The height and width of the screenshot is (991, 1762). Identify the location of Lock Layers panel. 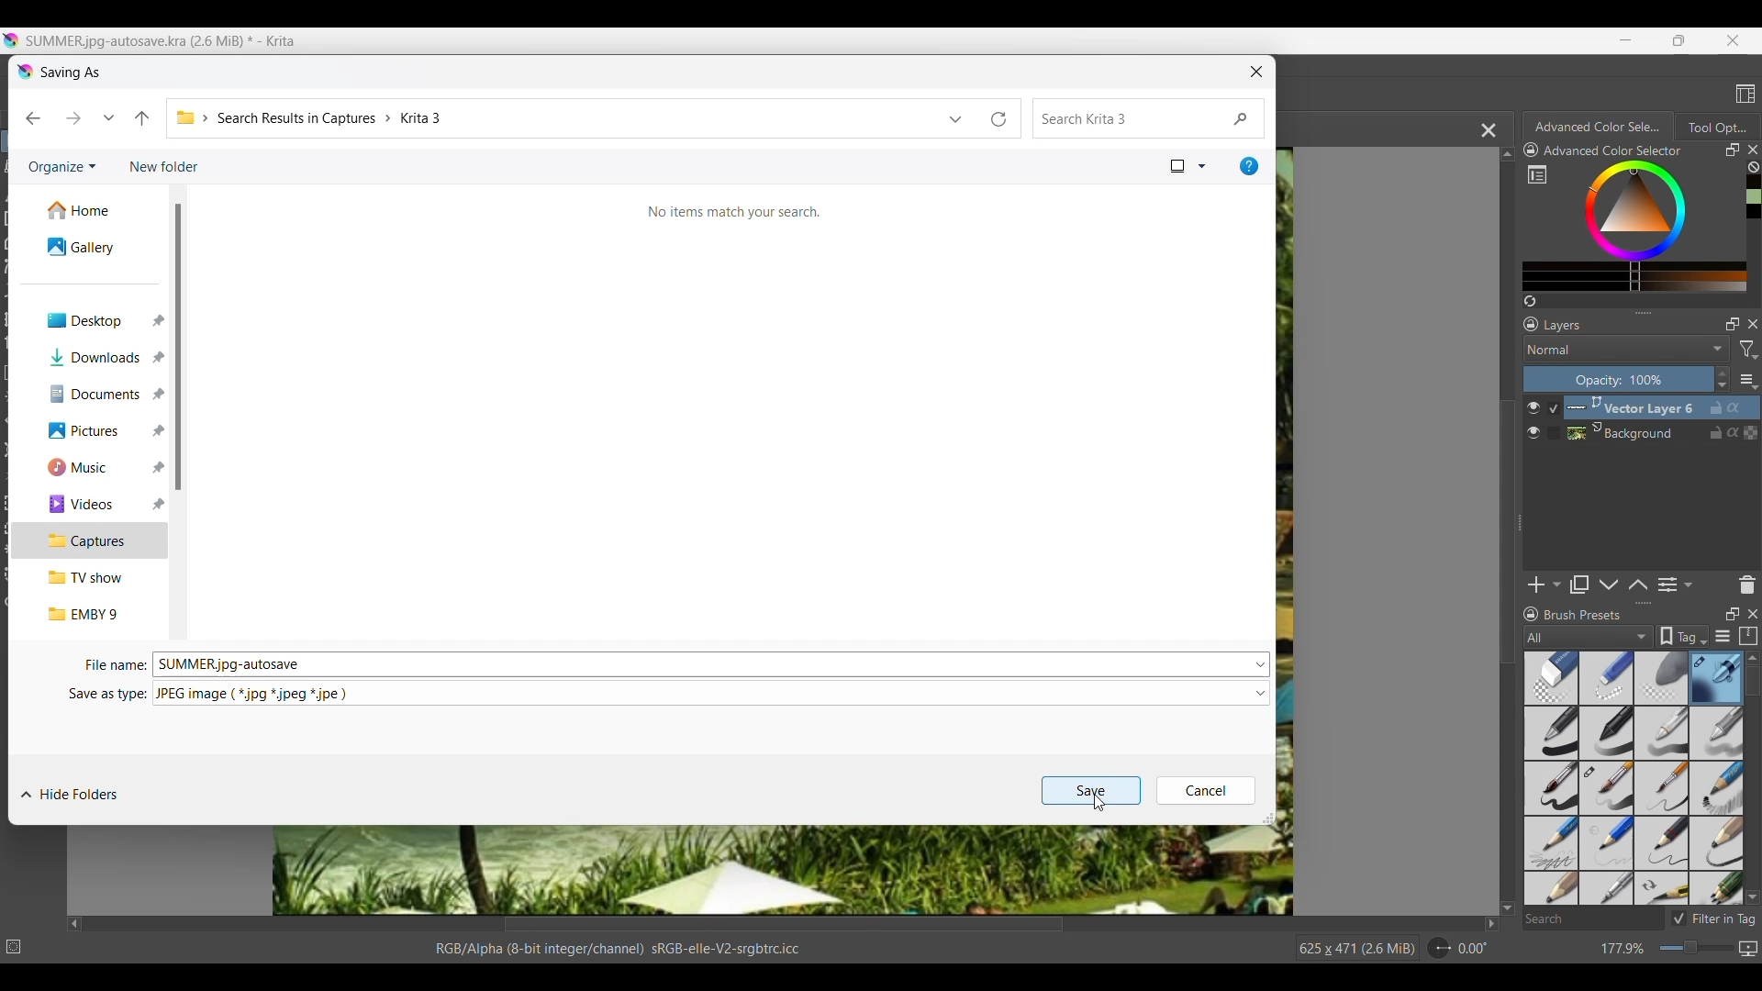
(1532, 324).